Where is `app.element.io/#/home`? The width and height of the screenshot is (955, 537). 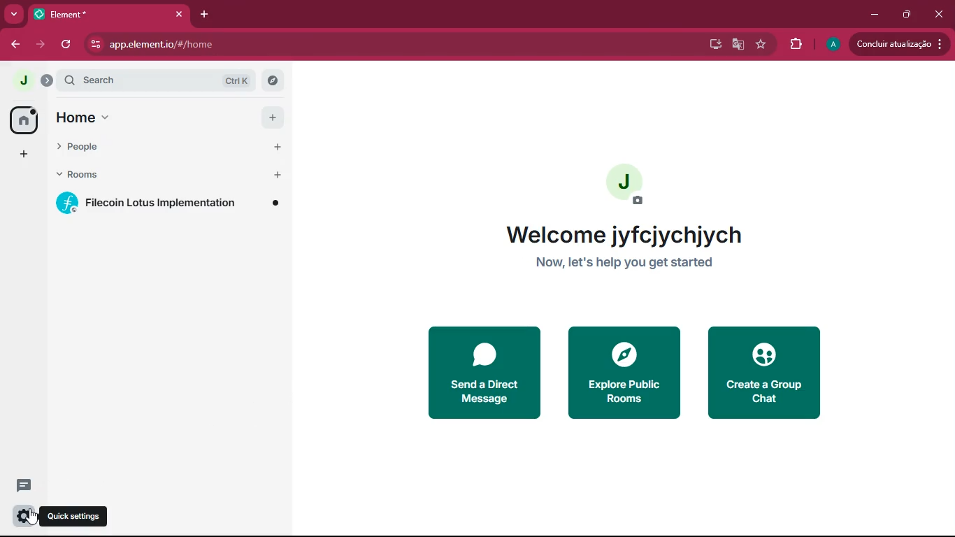
app.element.io/#/home is located at coordinates (229, 45).